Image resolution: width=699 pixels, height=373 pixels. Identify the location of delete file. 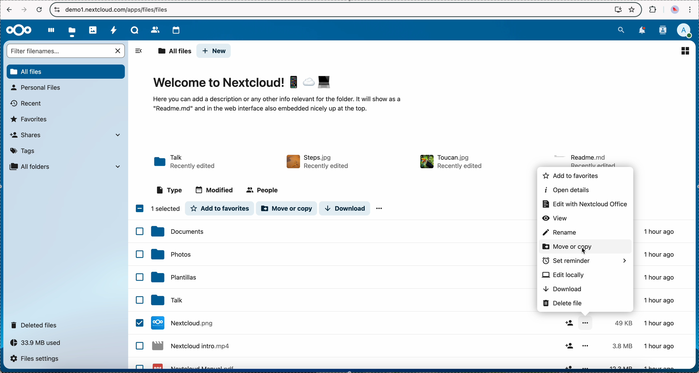
(564, 303).